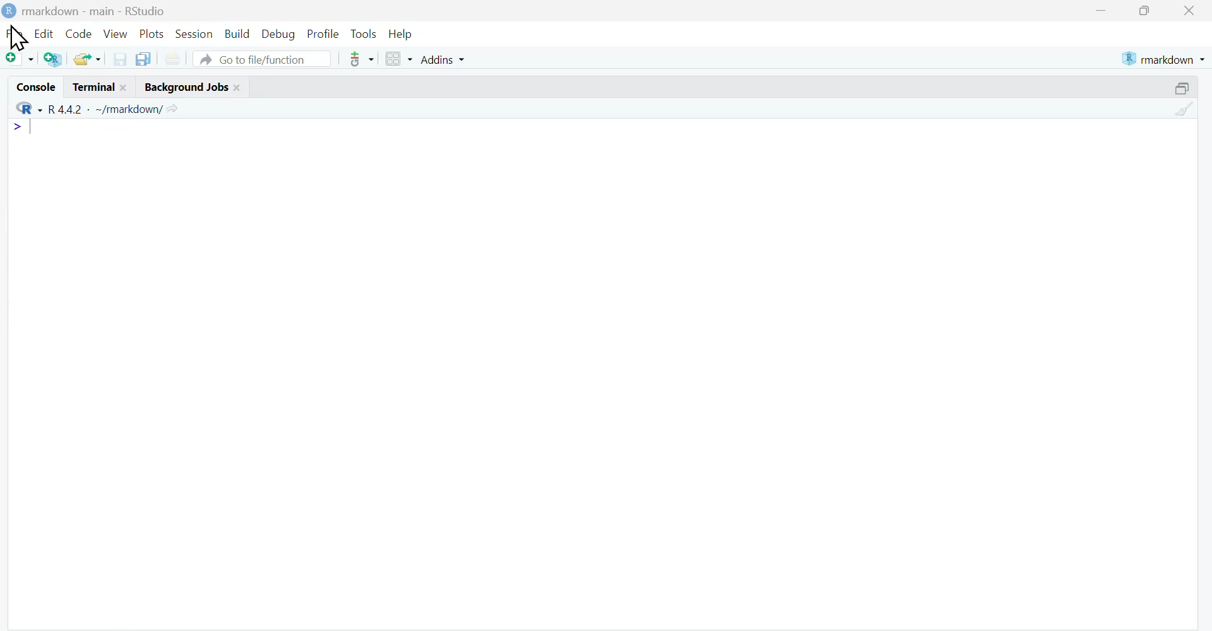  What do you see at coordinates (323, 35) in the screenshot?
I see `Profile` at bounding box center [323, 35].